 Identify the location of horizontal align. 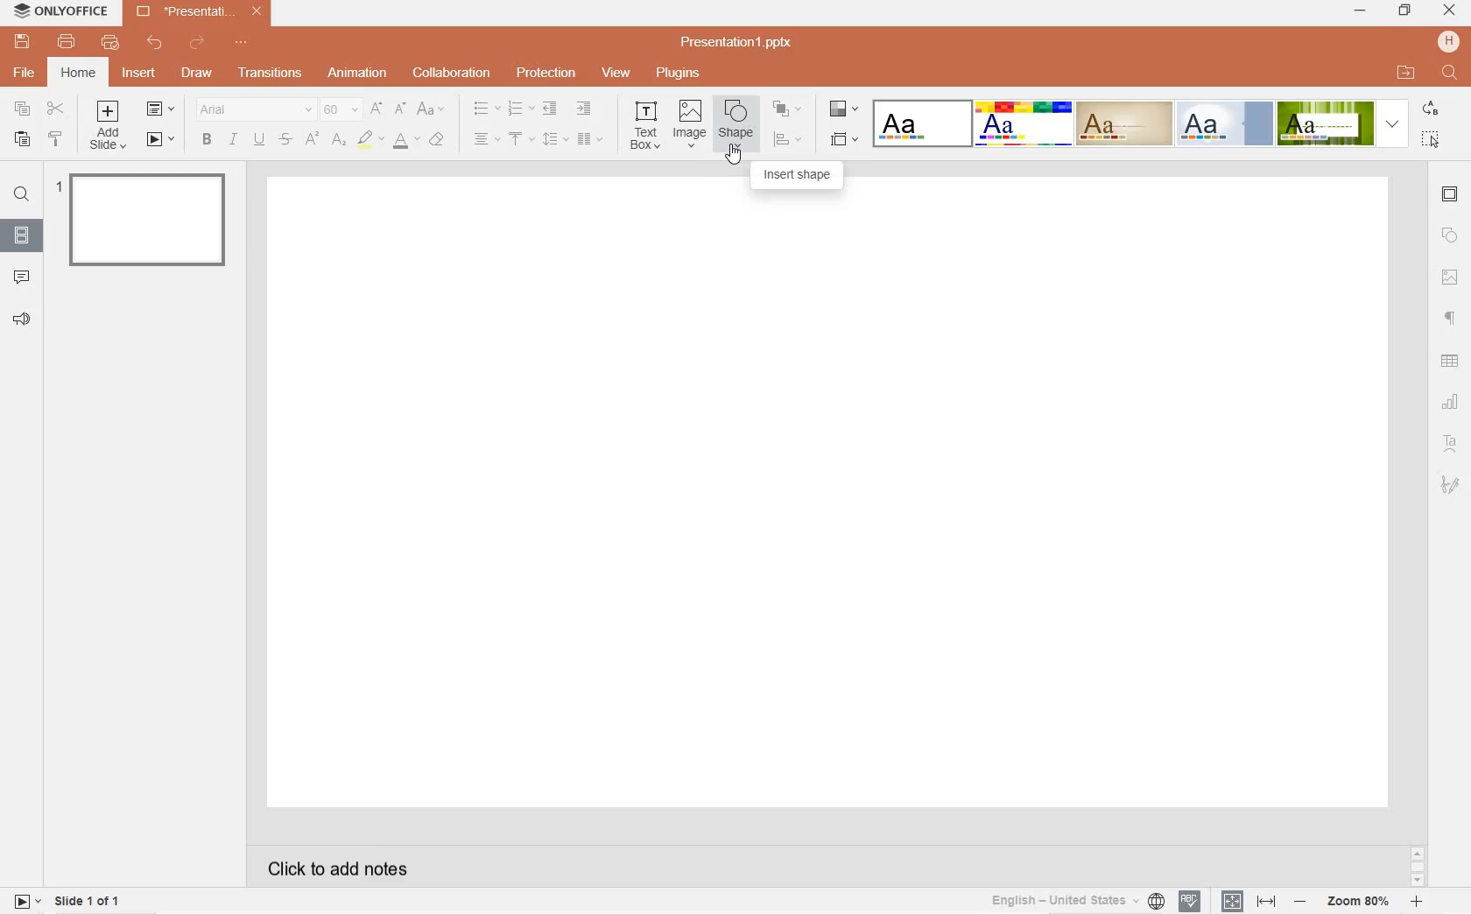
(486, 140).